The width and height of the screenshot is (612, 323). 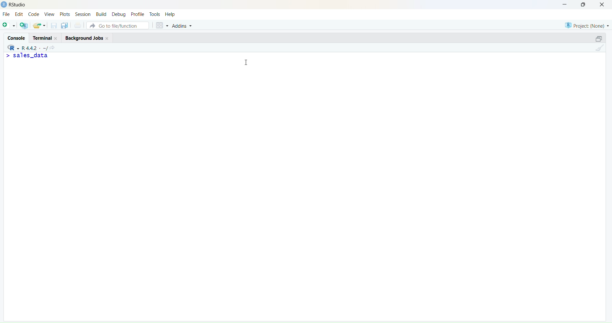 What do you see at coordinates (117, 25) in the screenshot?
I see `Go to file/function` at bounding box center [117, 25].